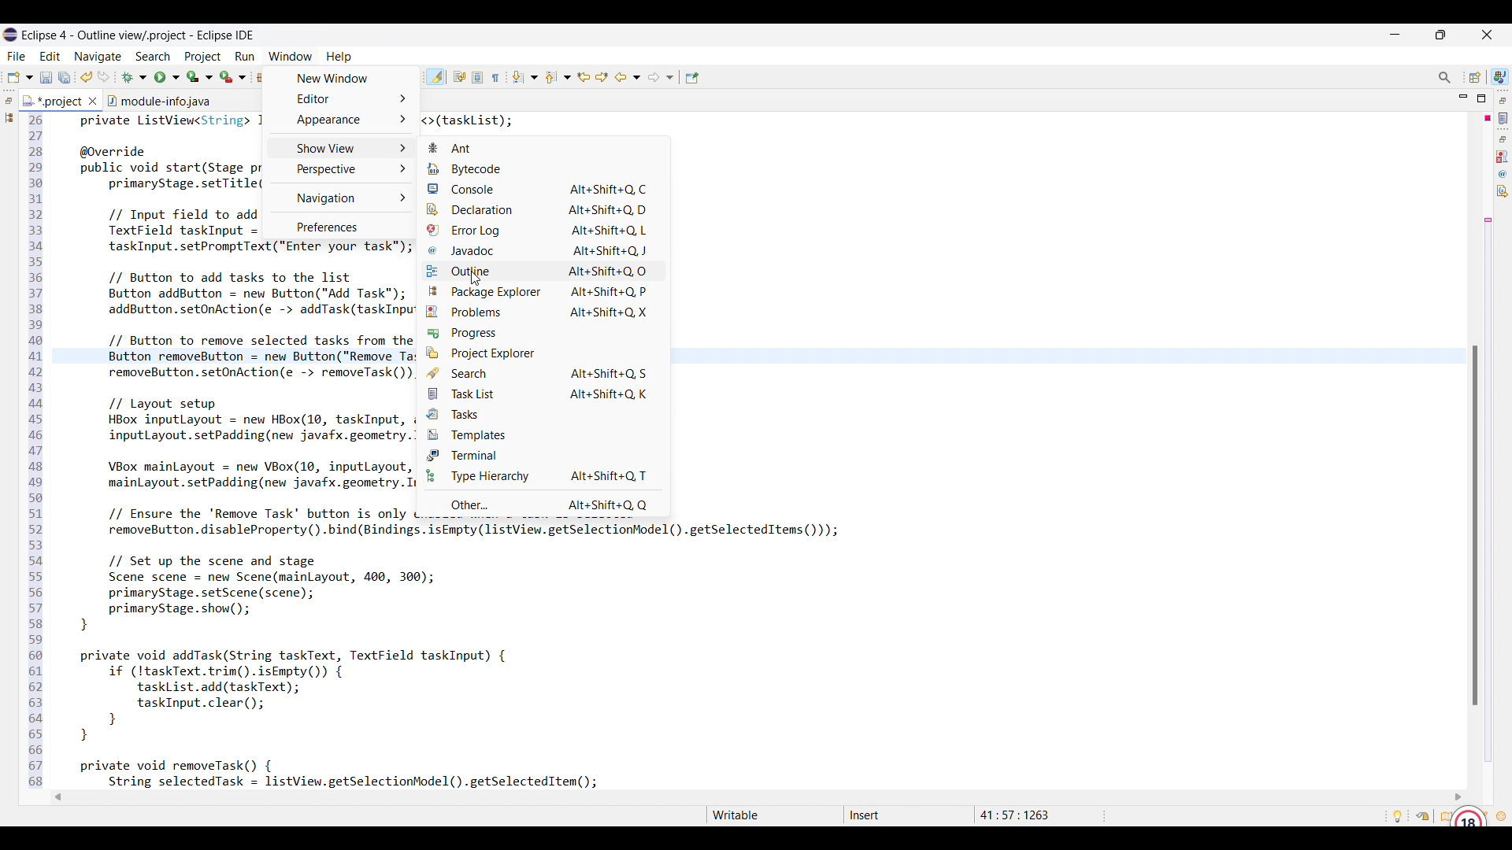 The image size is (1512, 850). Describe the element at coordinates (233, 76) in the screenshot. I see `Run last tool options` at that location.